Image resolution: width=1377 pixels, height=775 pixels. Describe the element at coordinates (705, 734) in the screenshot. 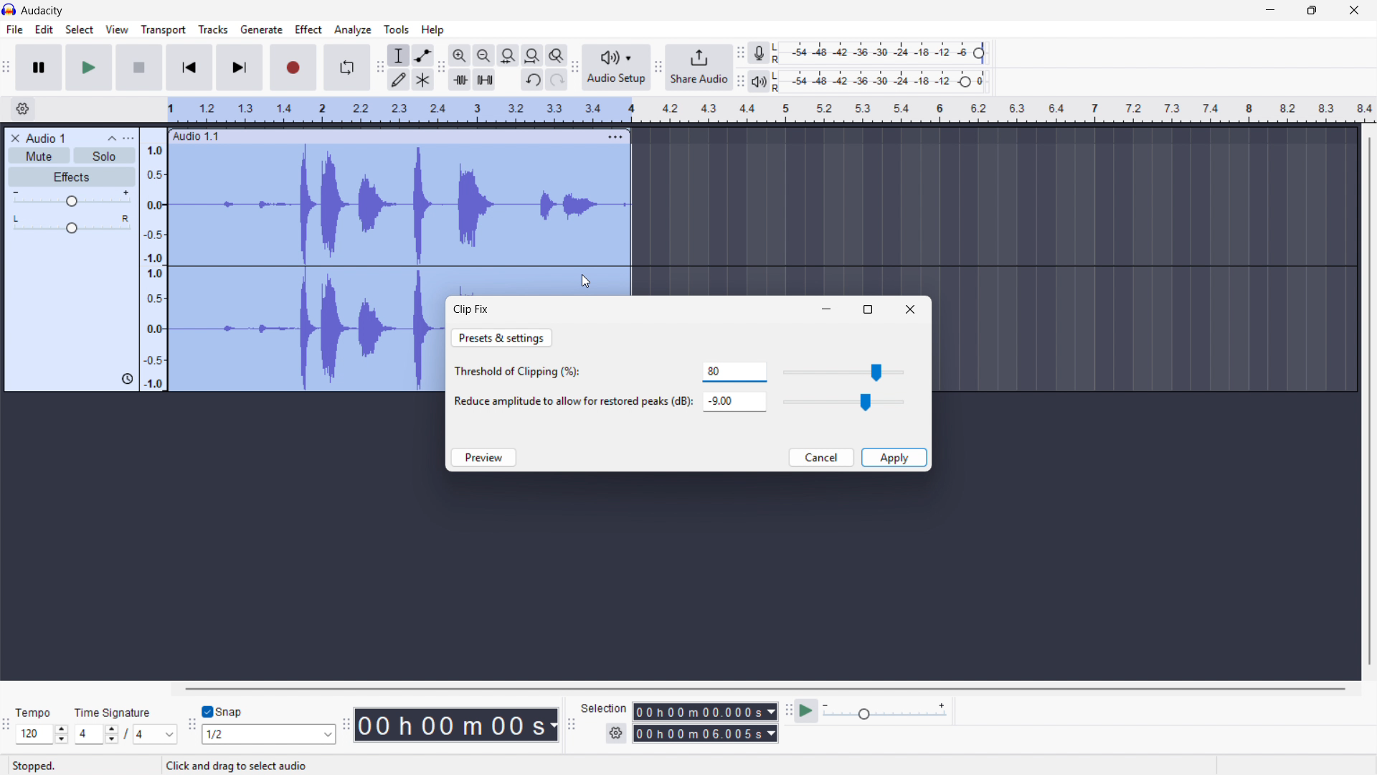

I see `selection end time` at that location.